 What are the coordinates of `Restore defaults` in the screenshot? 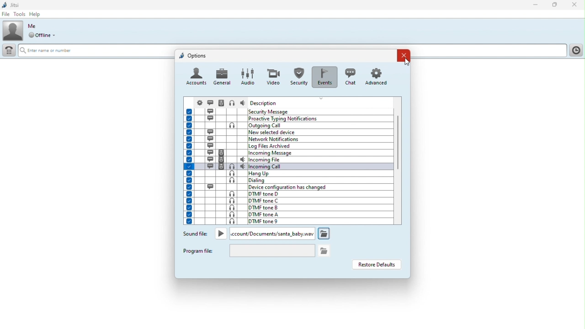 It's located at (376, 265).